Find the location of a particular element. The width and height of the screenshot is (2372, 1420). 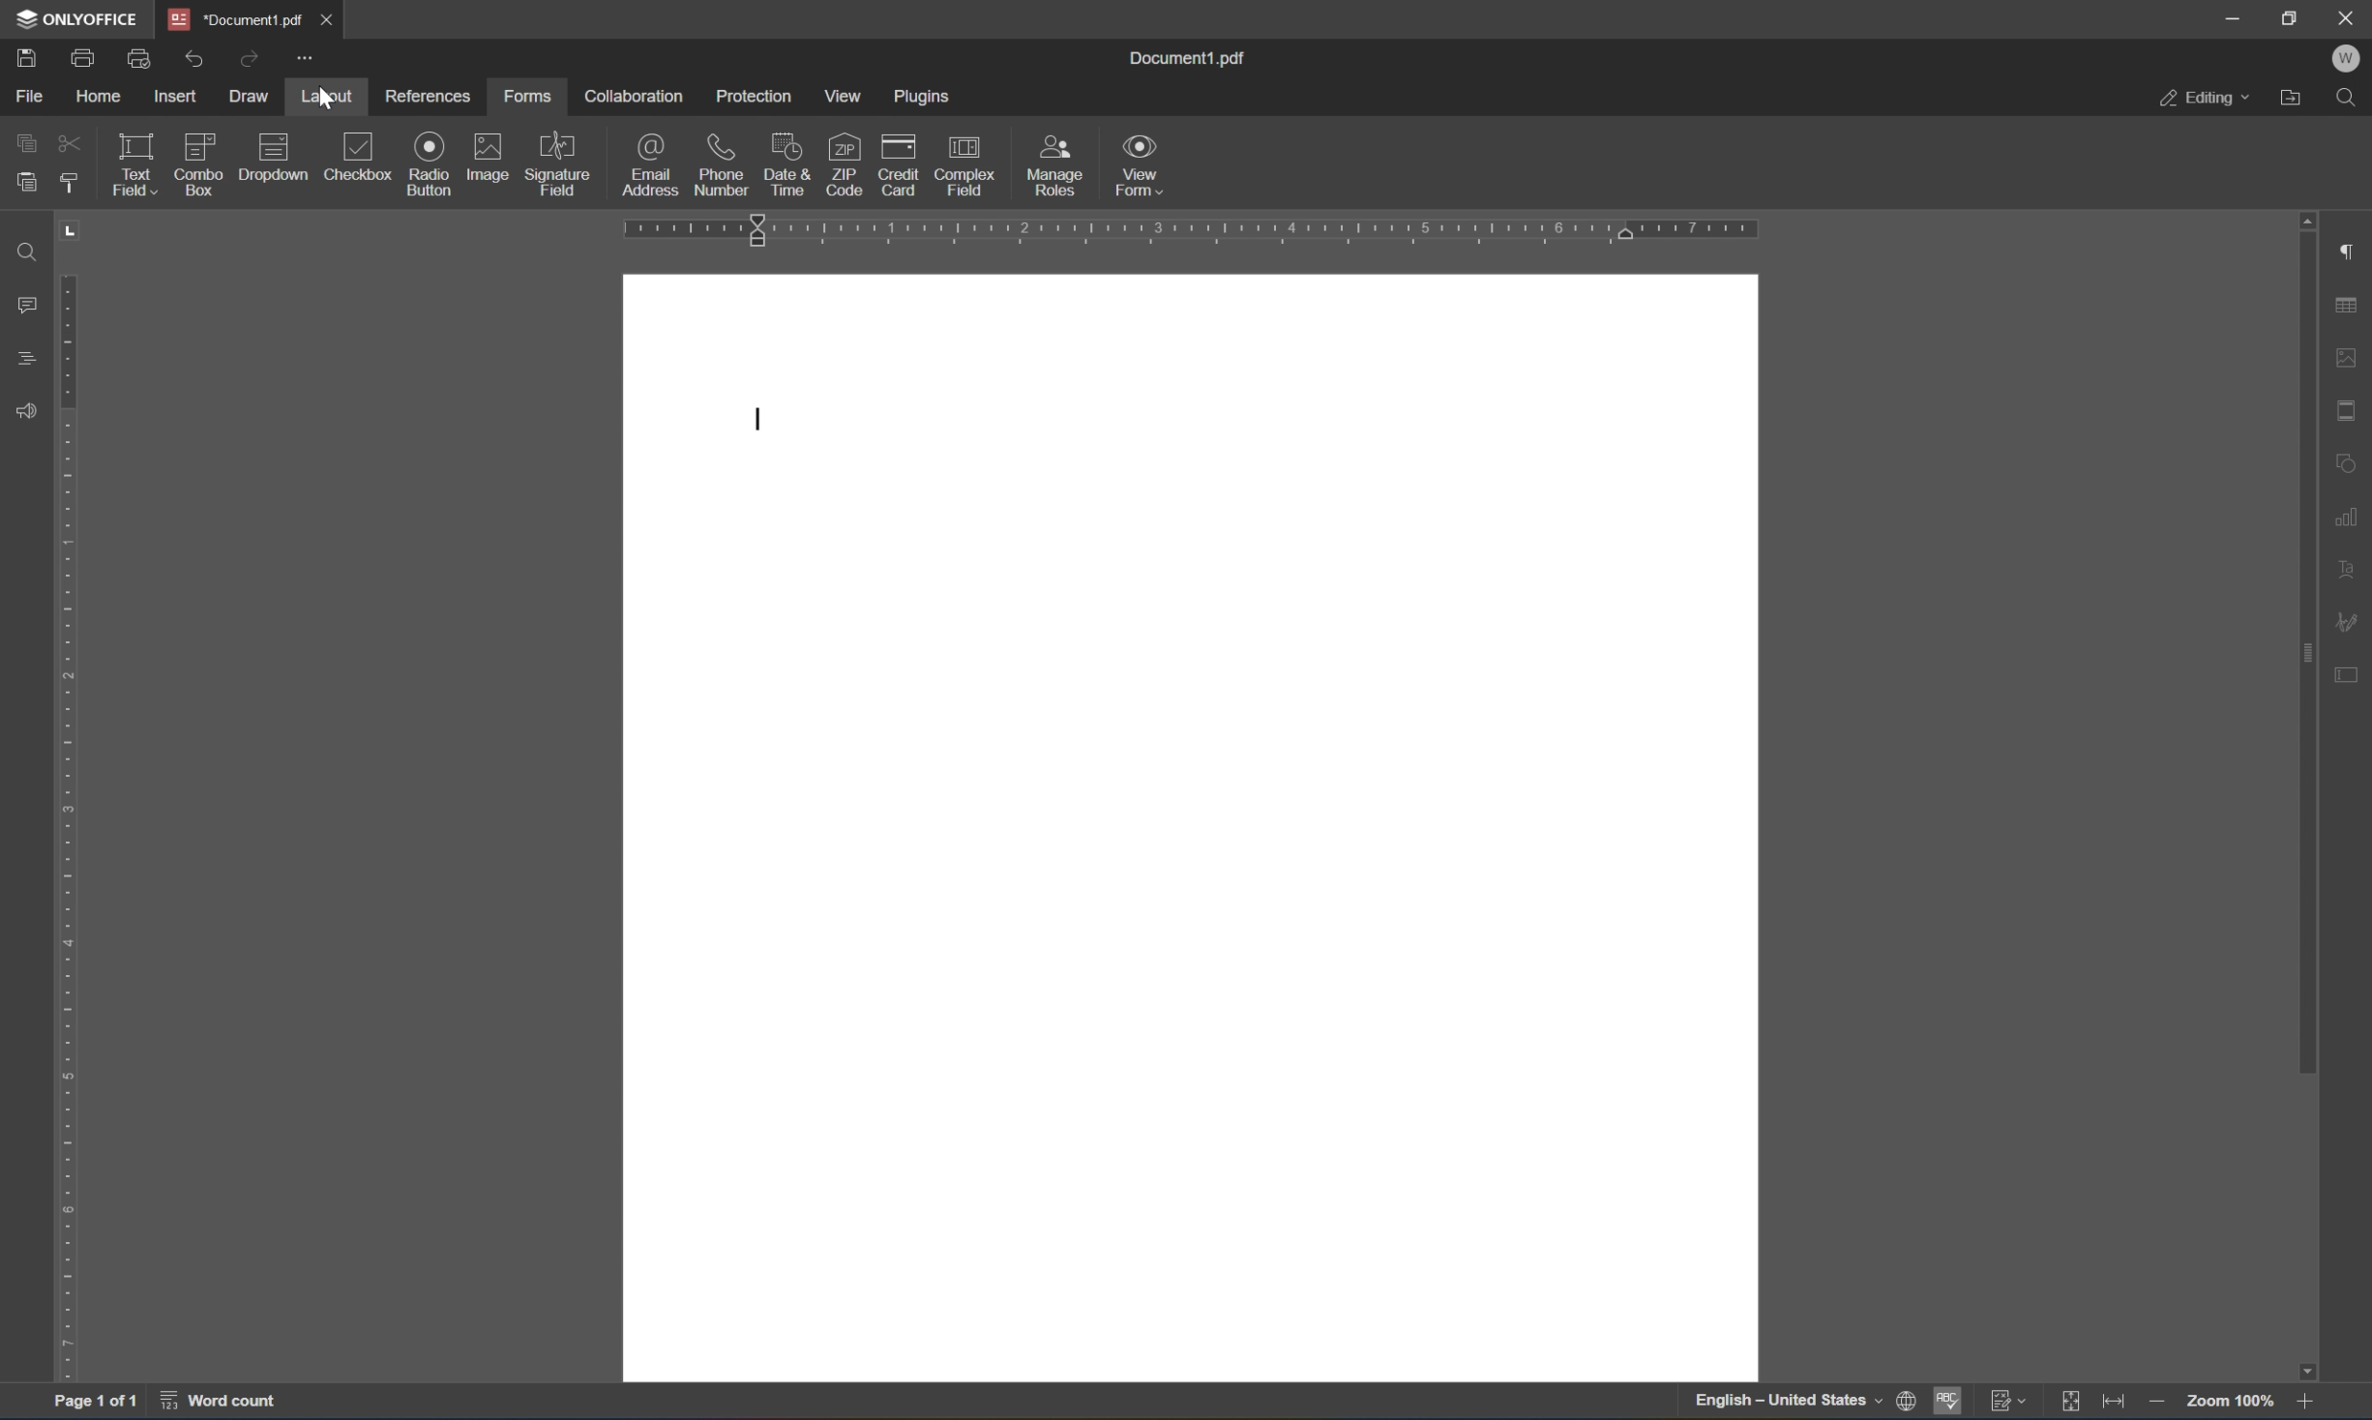

comments is located at coordinates (22, 305).